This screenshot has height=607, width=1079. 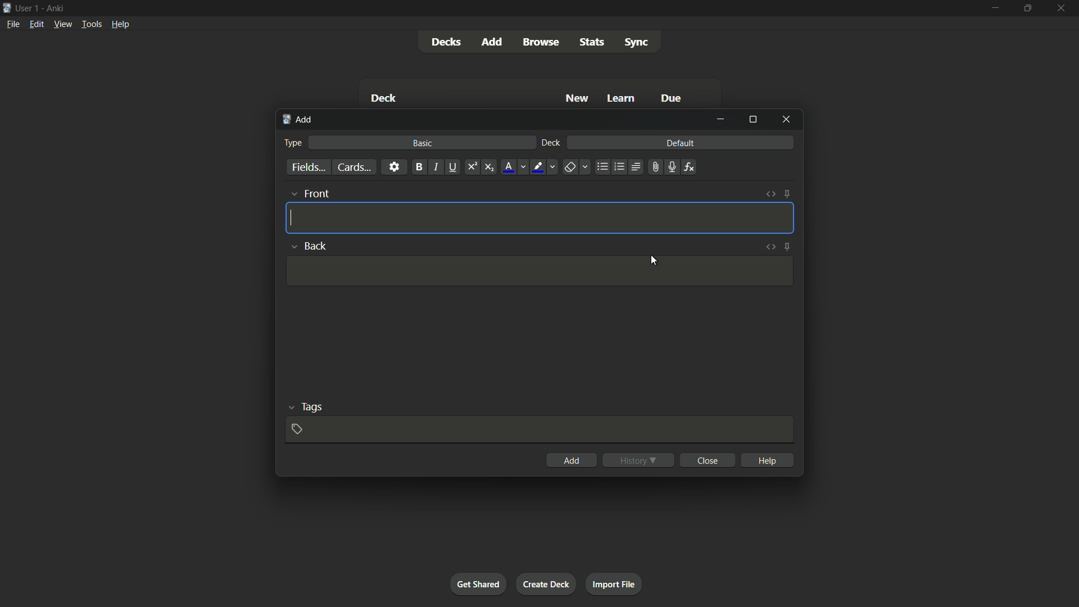 I want to click on settings, so click(x=394, y=166).